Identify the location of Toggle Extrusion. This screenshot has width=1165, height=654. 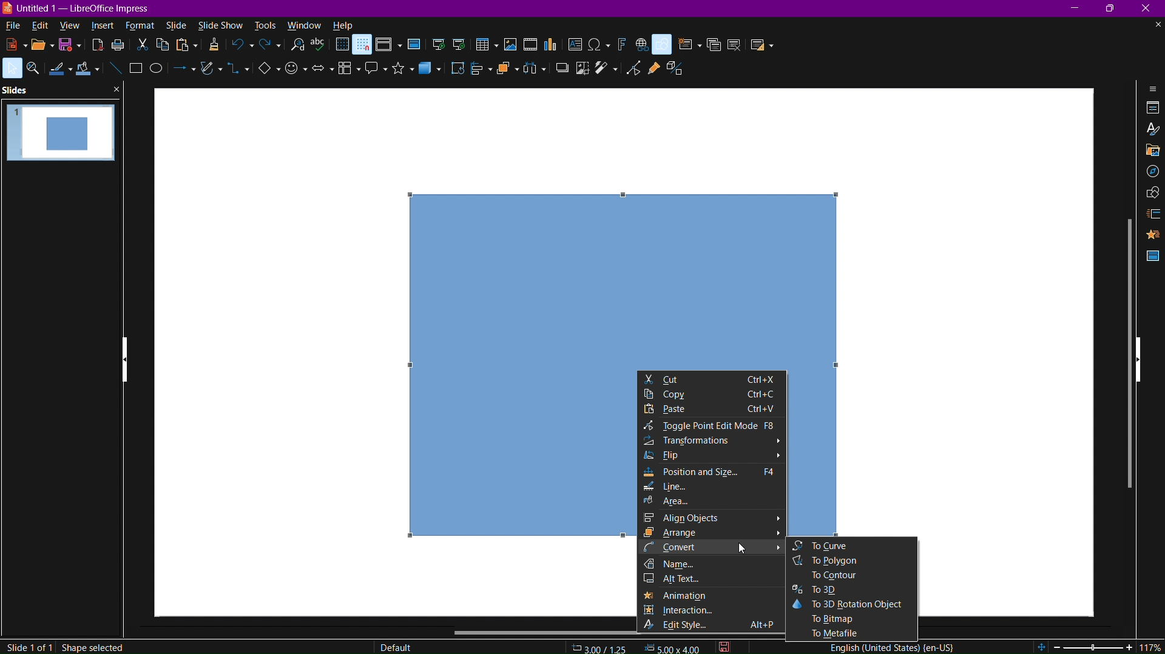
(676, 69).